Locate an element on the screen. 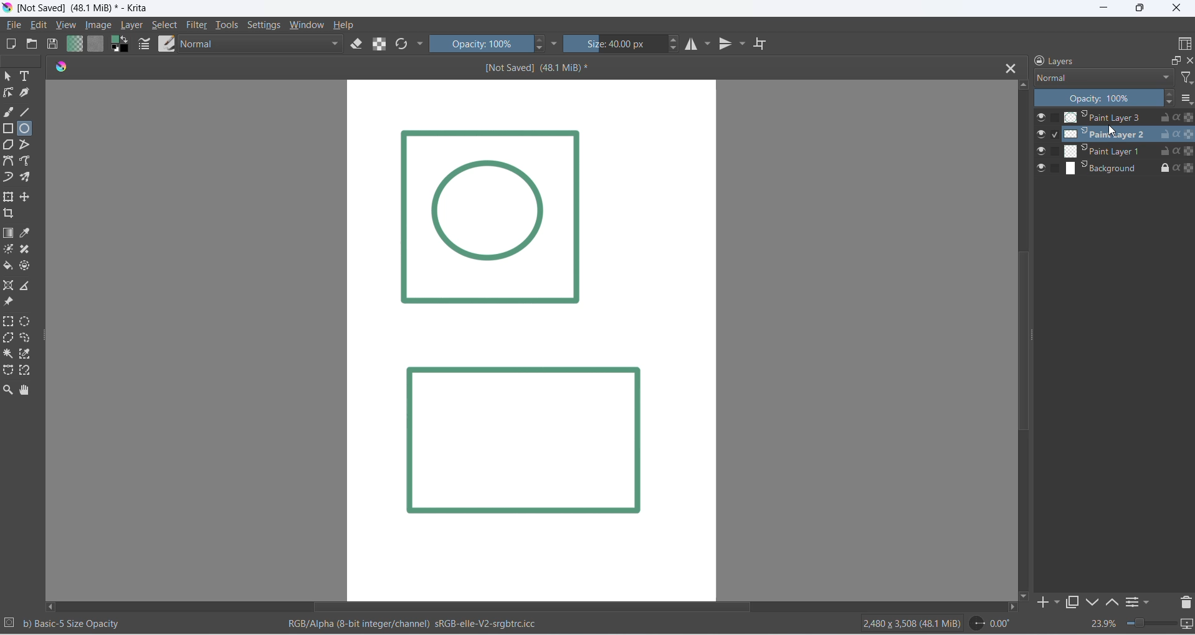  polyline tool is located at coordinates (31, 145).